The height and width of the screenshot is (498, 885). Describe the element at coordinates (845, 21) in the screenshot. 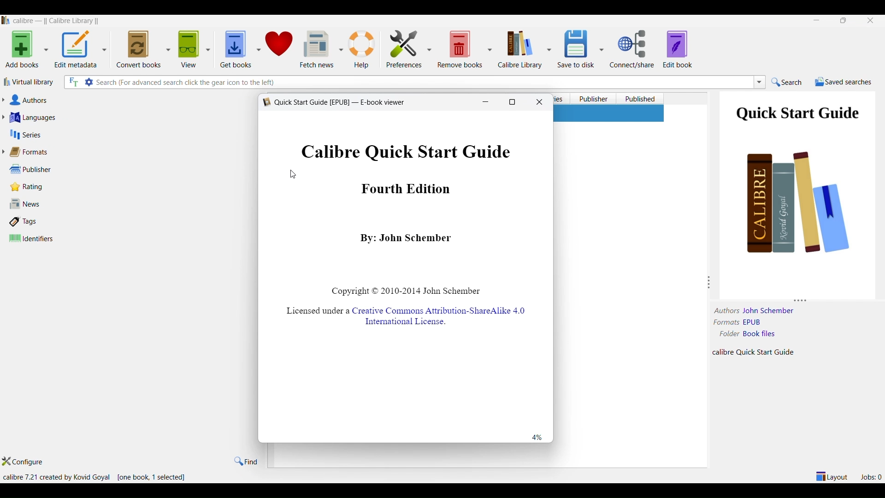

I see `maximize` at that location.